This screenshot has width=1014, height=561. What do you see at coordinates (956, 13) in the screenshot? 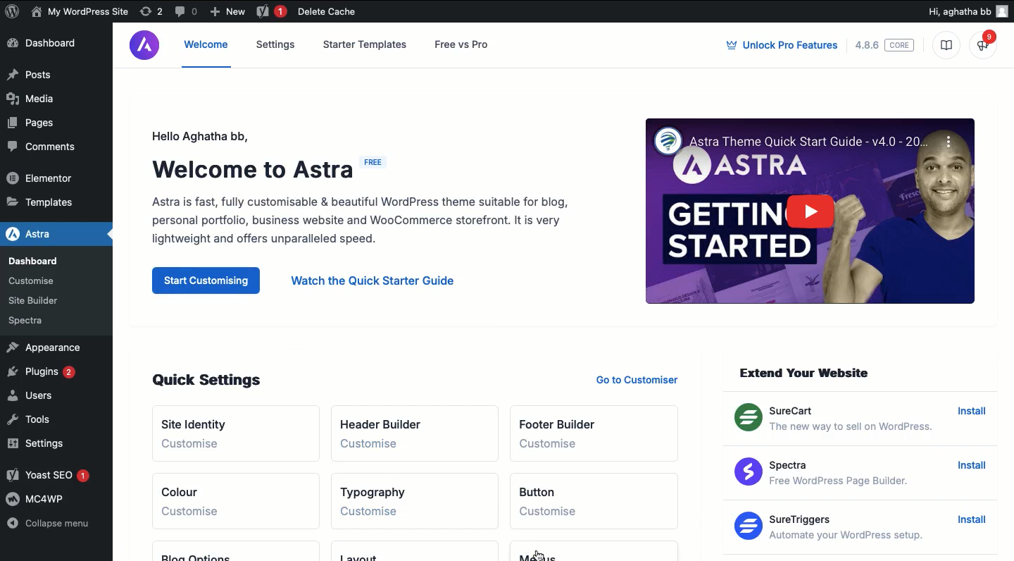
I see `Hi, agatha bb` at bounding box center [956, 13].